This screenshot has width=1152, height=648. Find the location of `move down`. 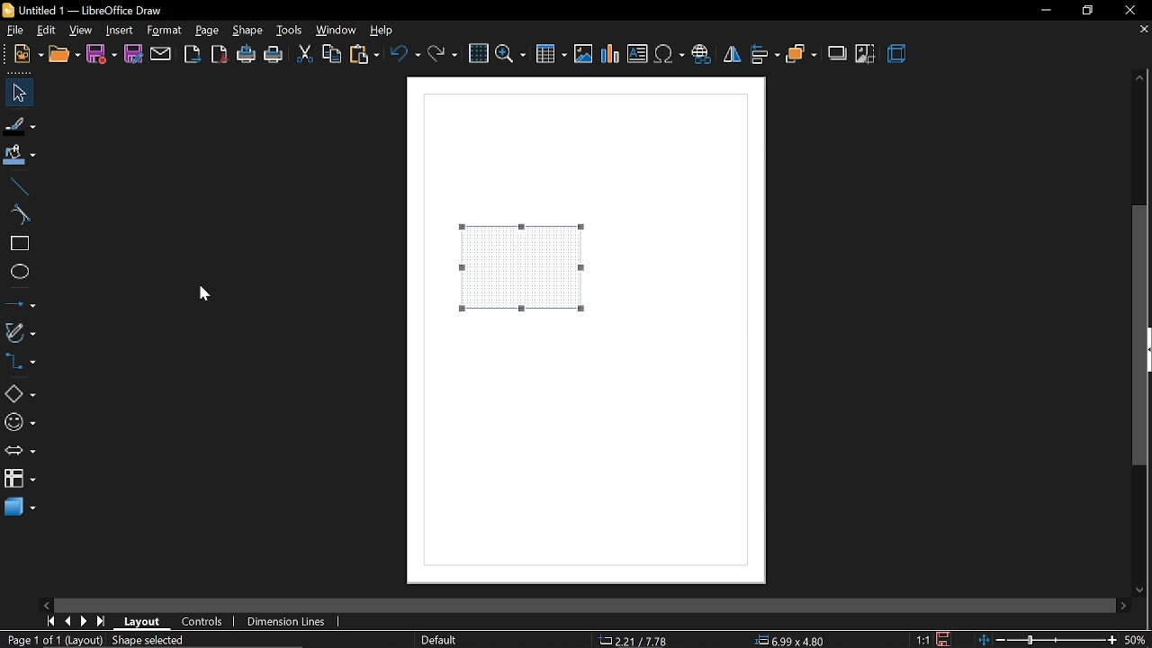

move down is located at coordinates (1143, 588).